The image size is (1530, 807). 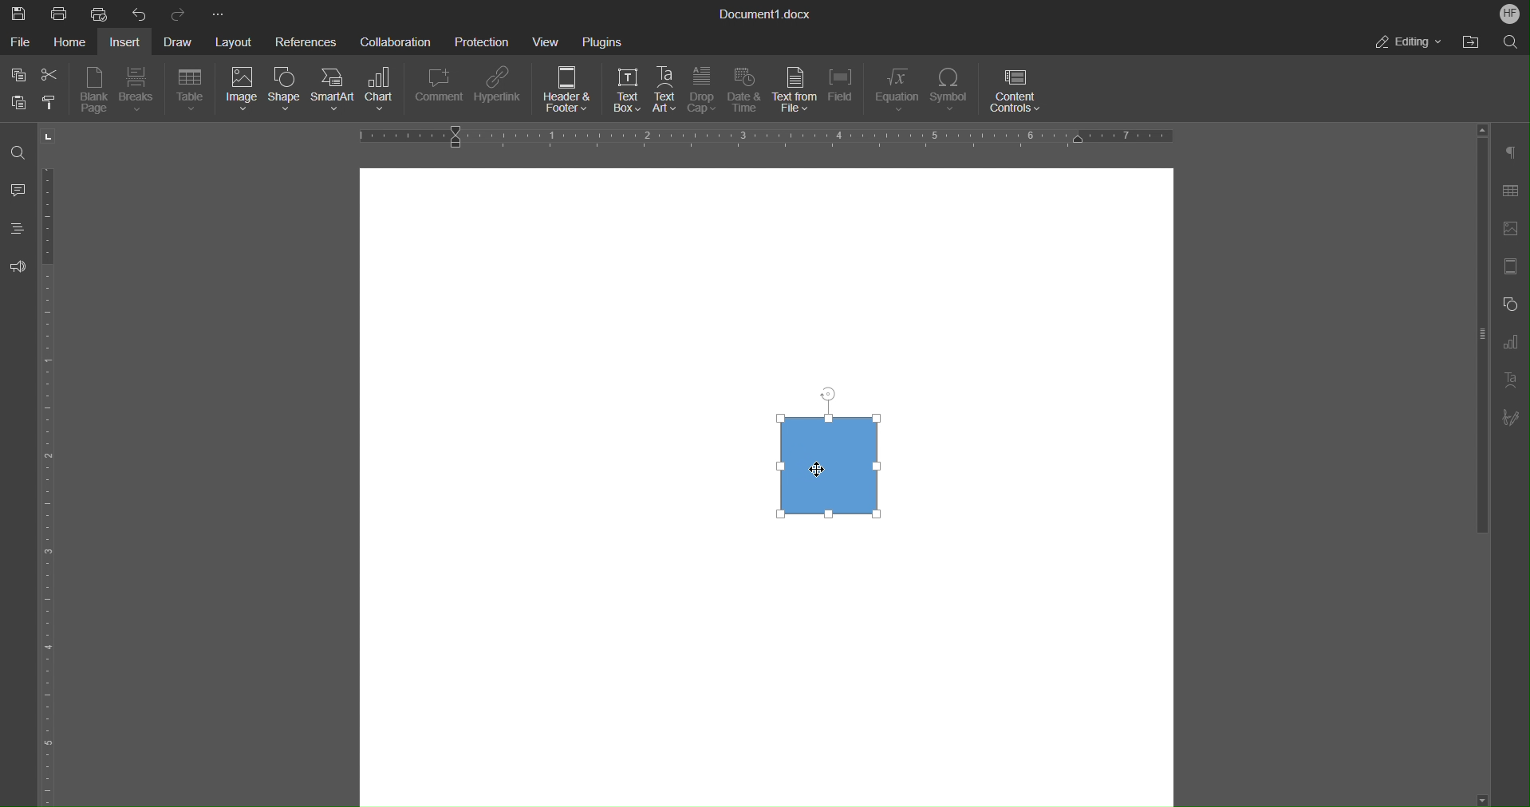 What do you see at coordinates (818, 471) in the screenshot?
I see `cursor` at bounding box center [818, 471].